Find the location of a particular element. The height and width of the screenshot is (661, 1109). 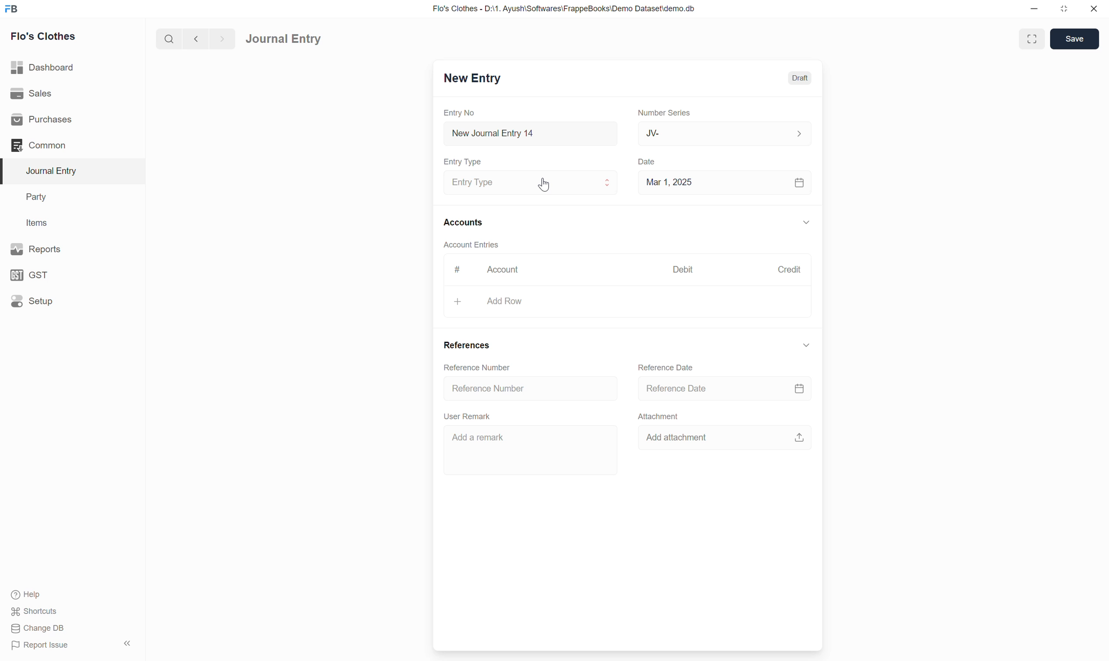

Reference Date is located at coordinates (667, 367).